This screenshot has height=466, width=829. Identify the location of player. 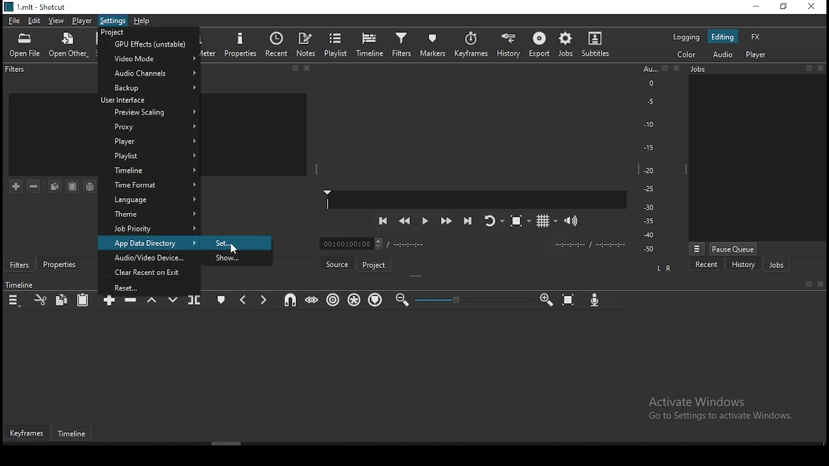
(755, 55).